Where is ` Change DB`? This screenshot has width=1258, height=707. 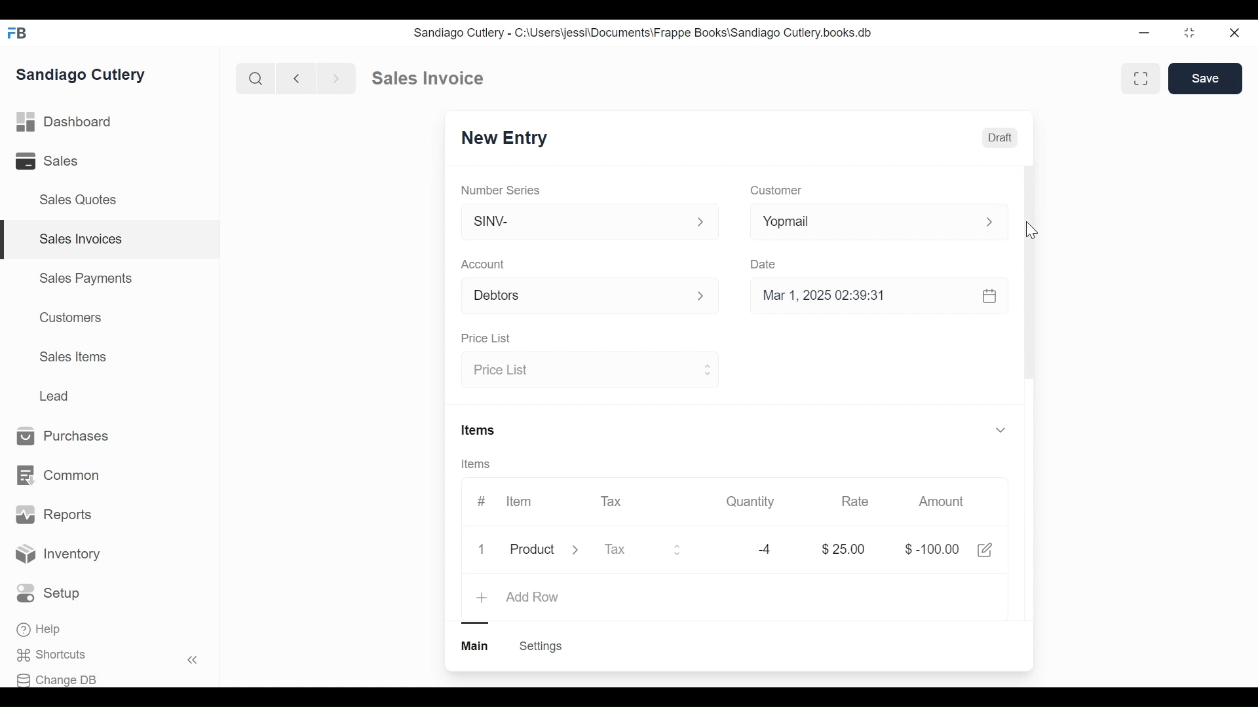  Change DB is located at coordinates (58, 680).